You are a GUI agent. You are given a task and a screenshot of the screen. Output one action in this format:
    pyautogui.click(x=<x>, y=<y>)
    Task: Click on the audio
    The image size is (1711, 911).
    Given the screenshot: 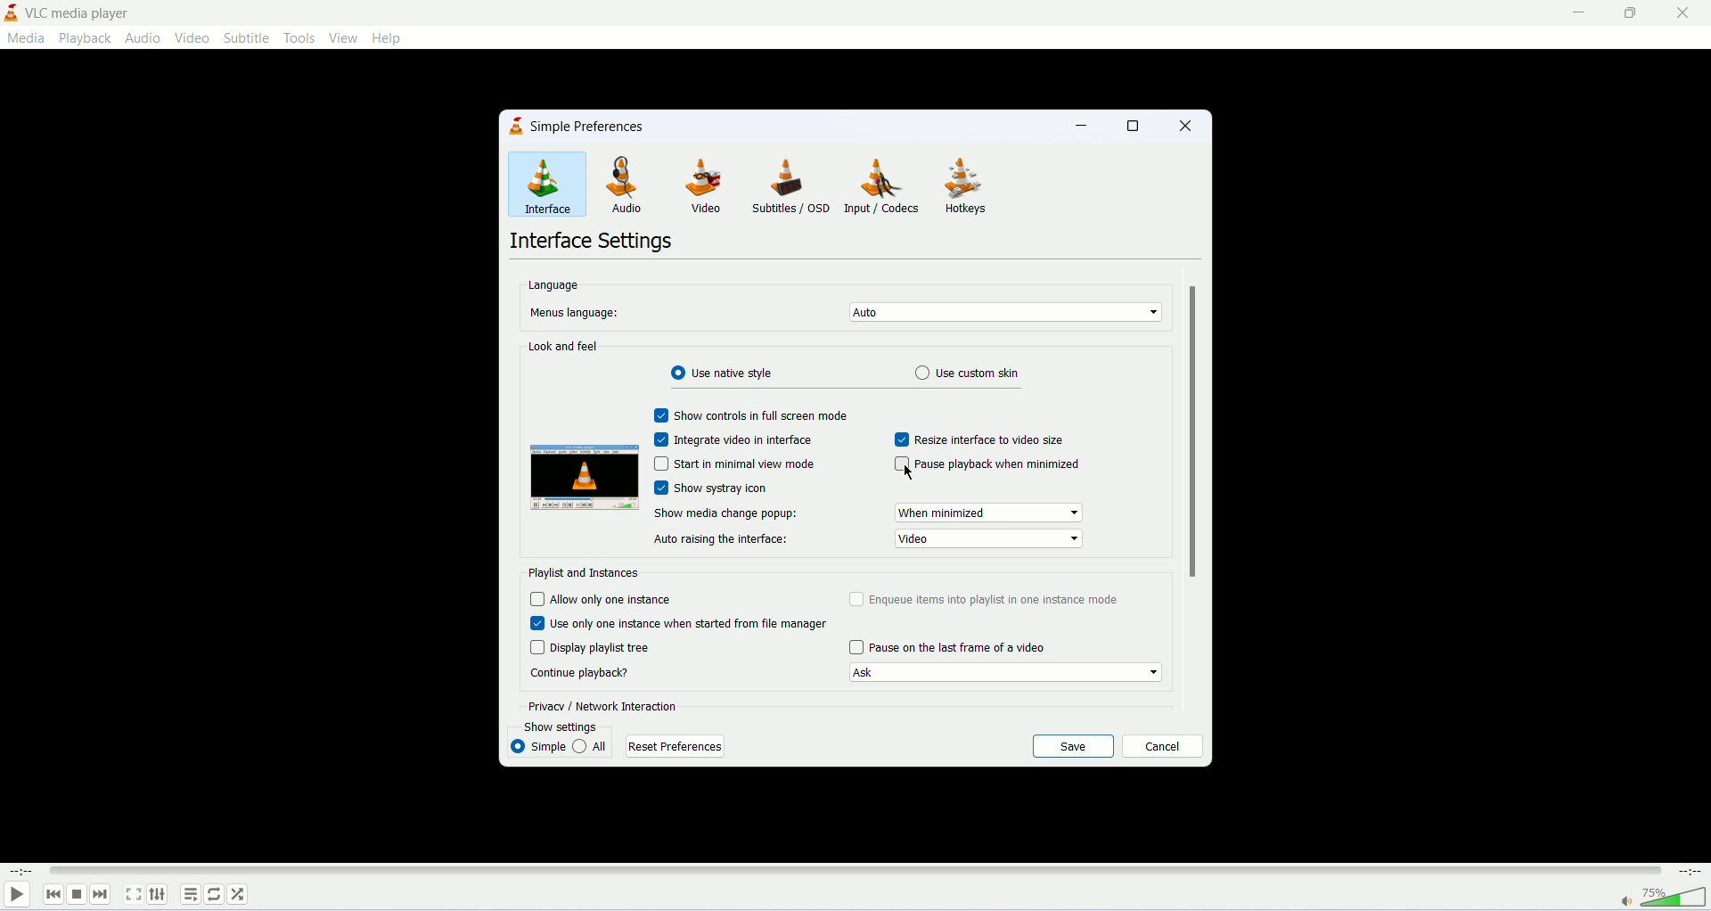 What is the action you would take?
    pyautogui.click(x=615, y=184)
    